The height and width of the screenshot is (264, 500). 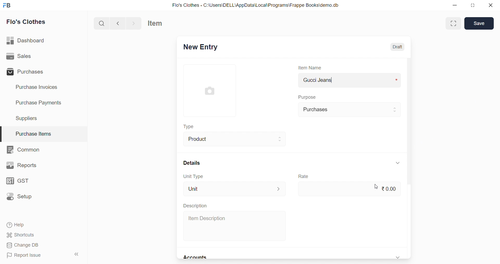 What do you see at coordinates (193, 176) in the screenshot?
I see `Unit Type` at bounding box center [193, 176].